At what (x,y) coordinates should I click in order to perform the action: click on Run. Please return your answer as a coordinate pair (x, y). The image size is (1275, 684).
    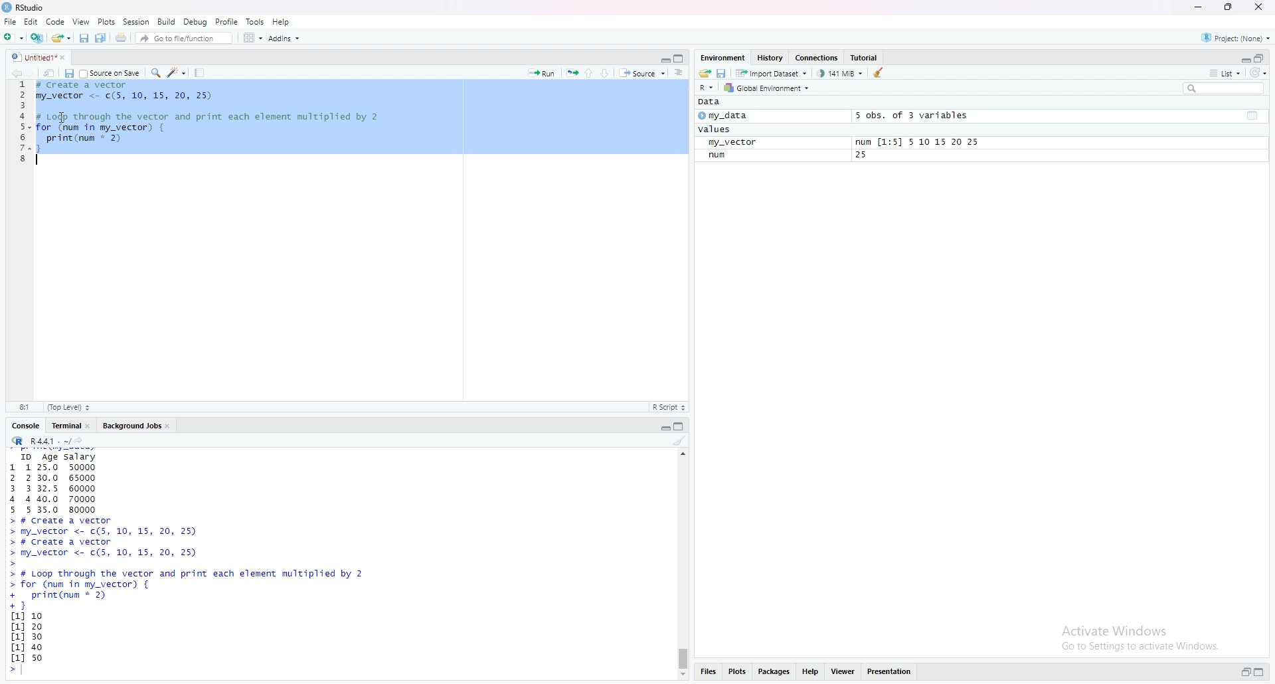
    Looking at the image, I should click on (543, 72).